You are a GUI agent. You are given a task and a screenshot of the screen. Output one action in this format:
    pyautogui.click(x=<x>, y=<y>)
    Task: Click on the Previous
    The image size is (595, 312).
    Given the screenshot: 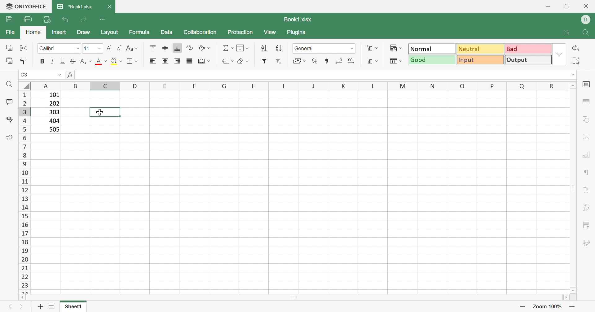 What is the action you would take?
    pyautogui.click(x=9, y=306)
    